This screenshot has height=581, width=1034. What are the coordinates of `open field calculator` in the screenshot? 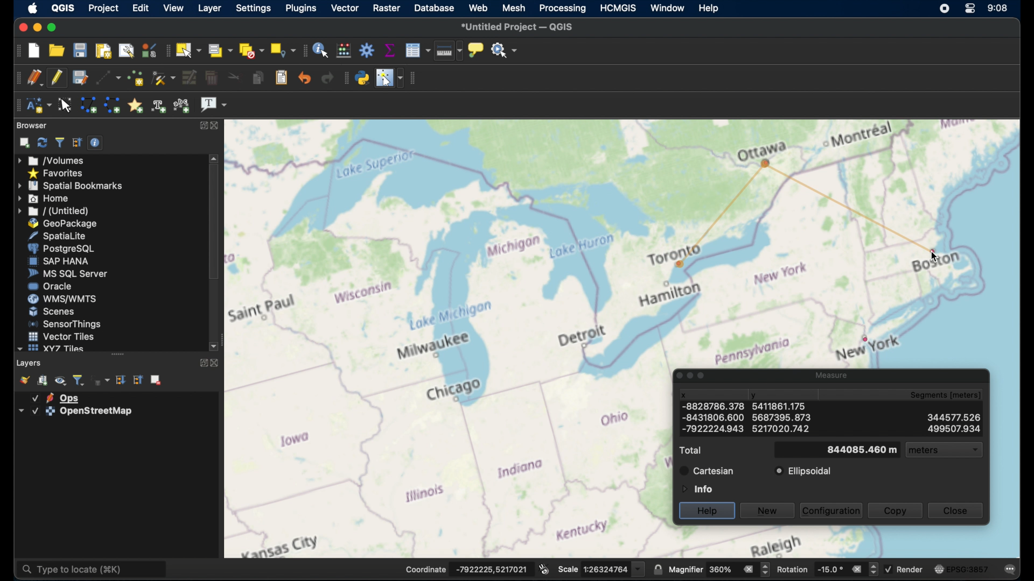 It's located at (345, 49).